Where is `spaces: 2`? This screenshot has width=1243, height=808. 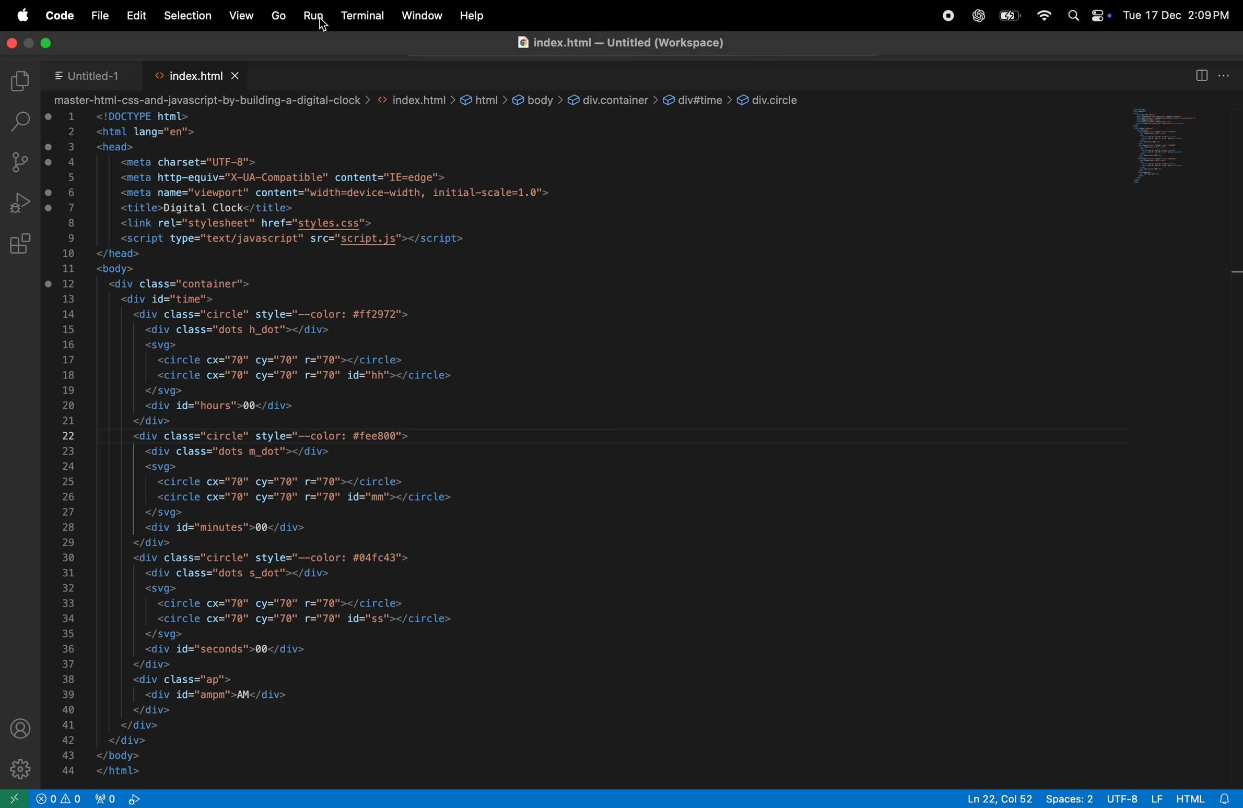
spaces: 2 is located at coordinates (1069, 798).